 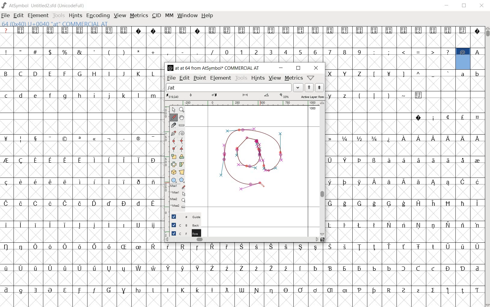 I want to click on ELEMENT, so click(x=38, y=16).